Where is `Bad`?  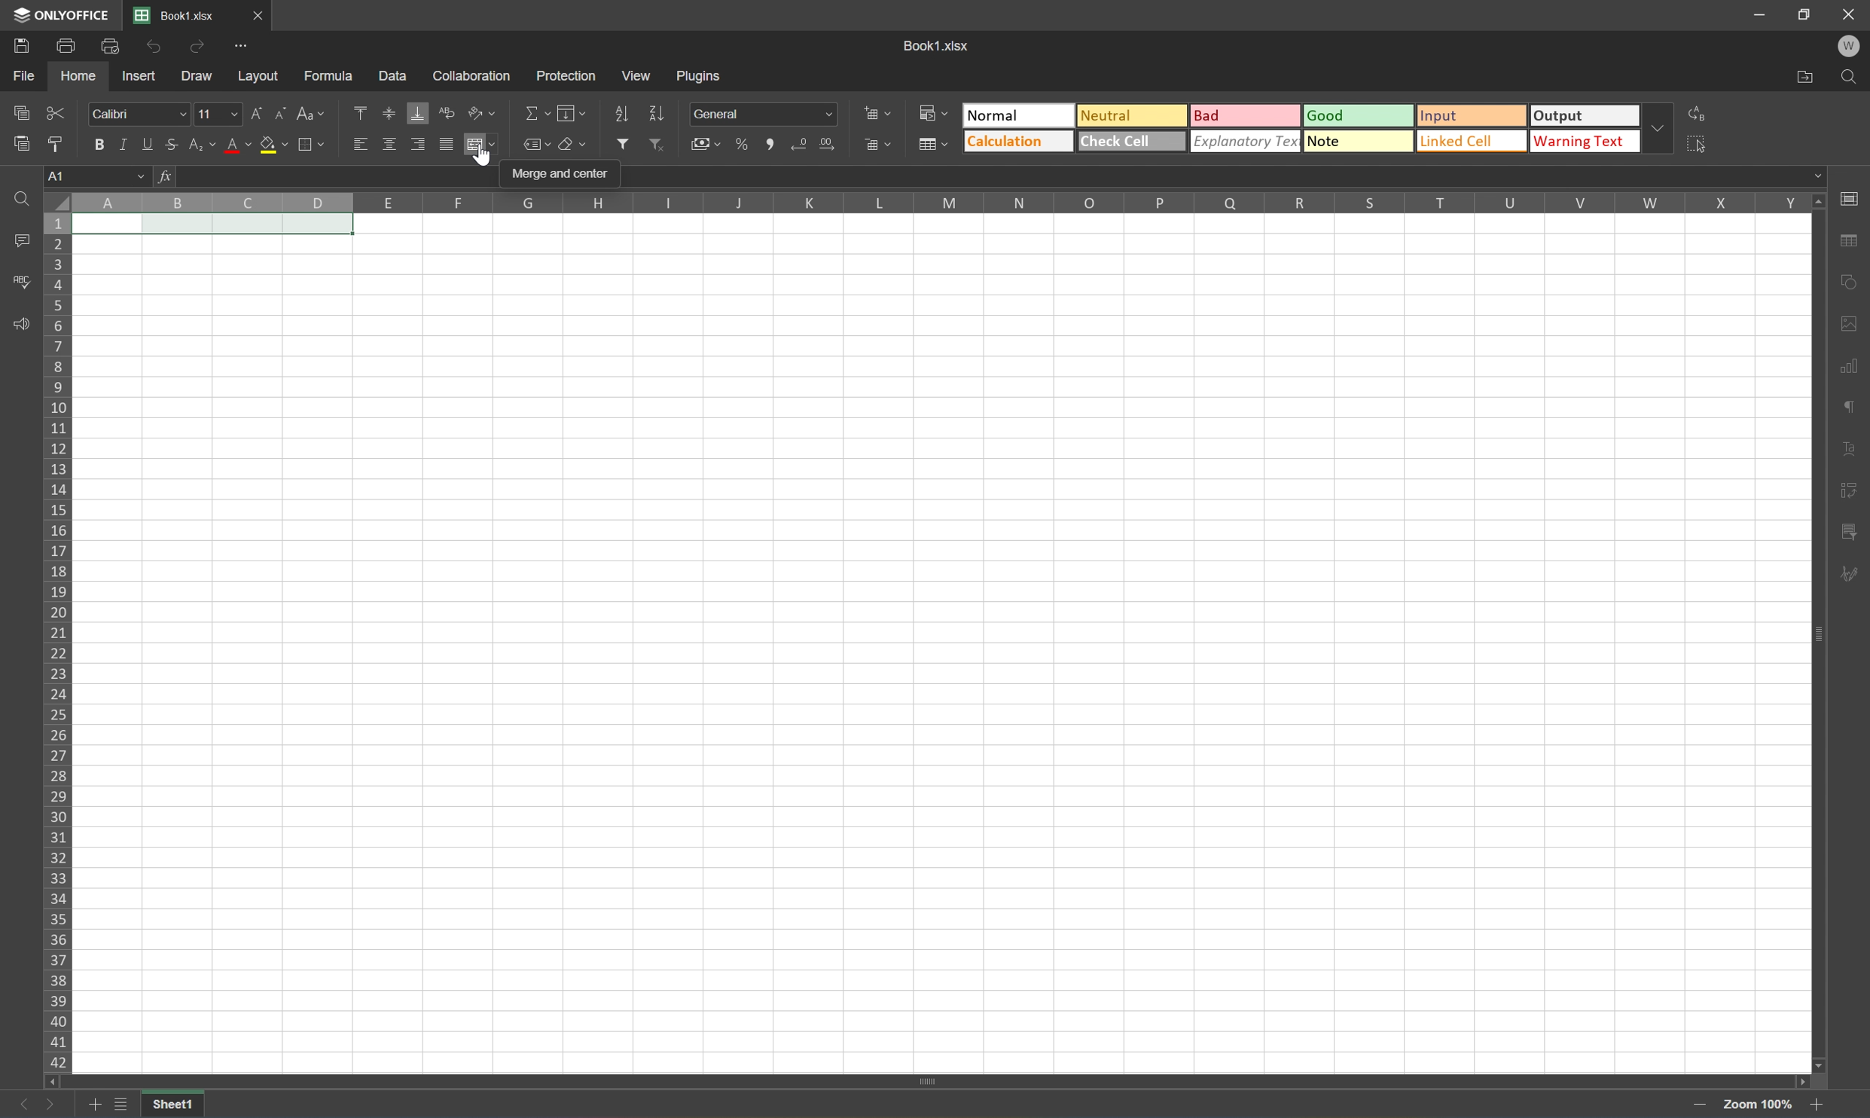 Bad is located at coordinates (1246, 117).